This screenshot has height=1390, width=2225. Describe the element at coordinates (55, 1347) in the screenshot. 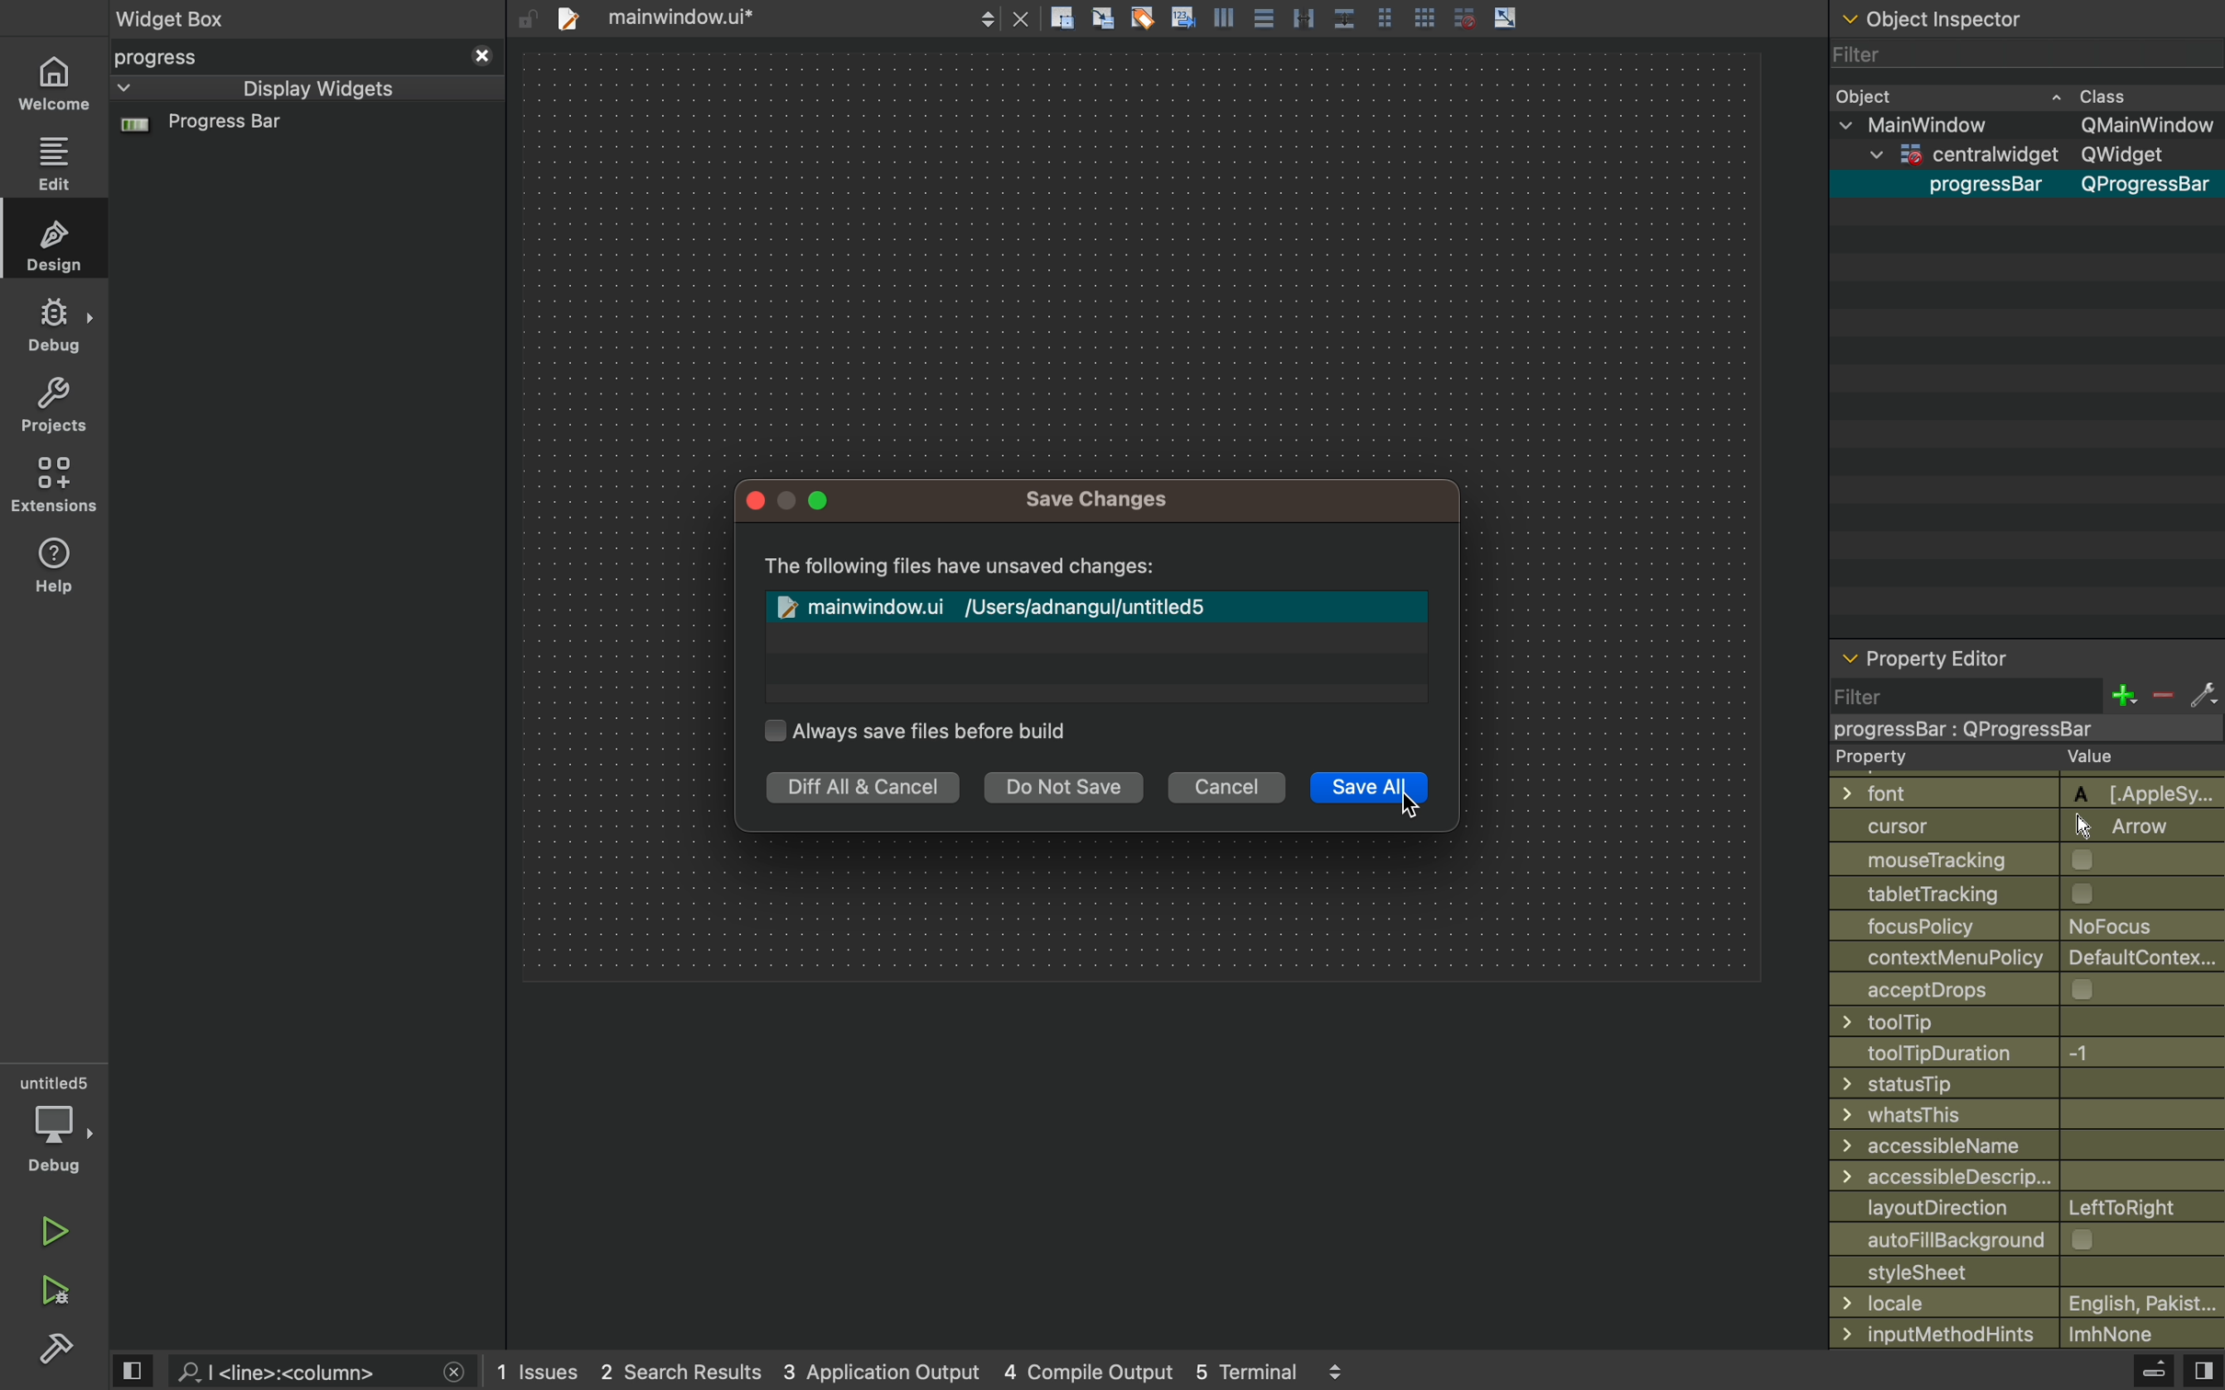

I see `Settings ` at that location.